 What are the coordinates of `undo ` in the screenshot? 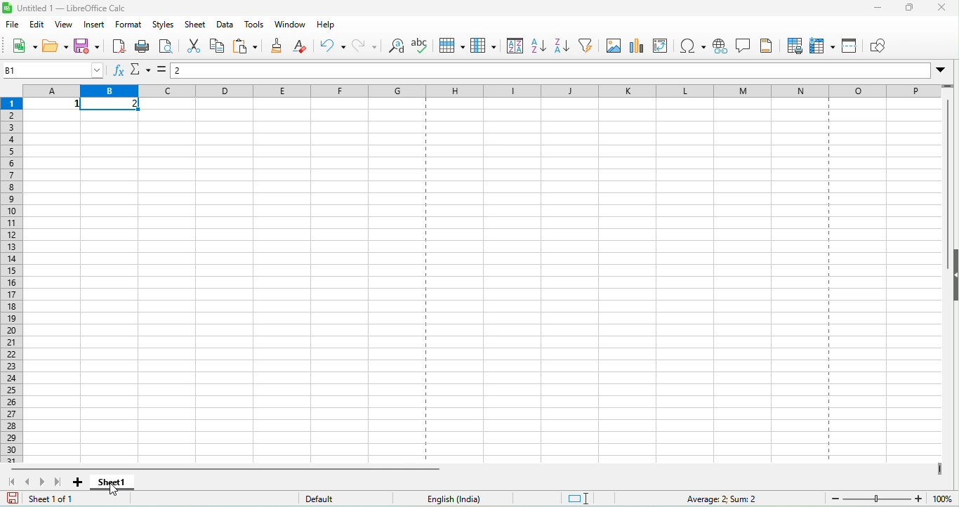 It's located at (332, 47).